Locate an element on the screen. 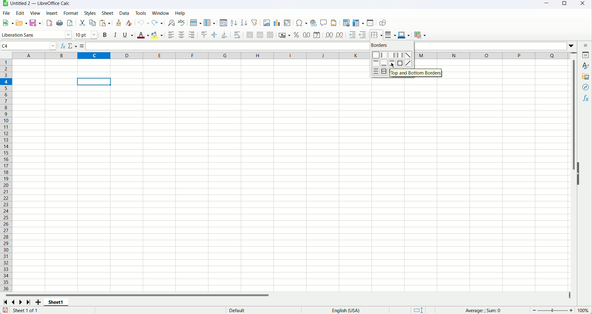 The image size is (592, 314). Styles is located at coordinates (585, 66).